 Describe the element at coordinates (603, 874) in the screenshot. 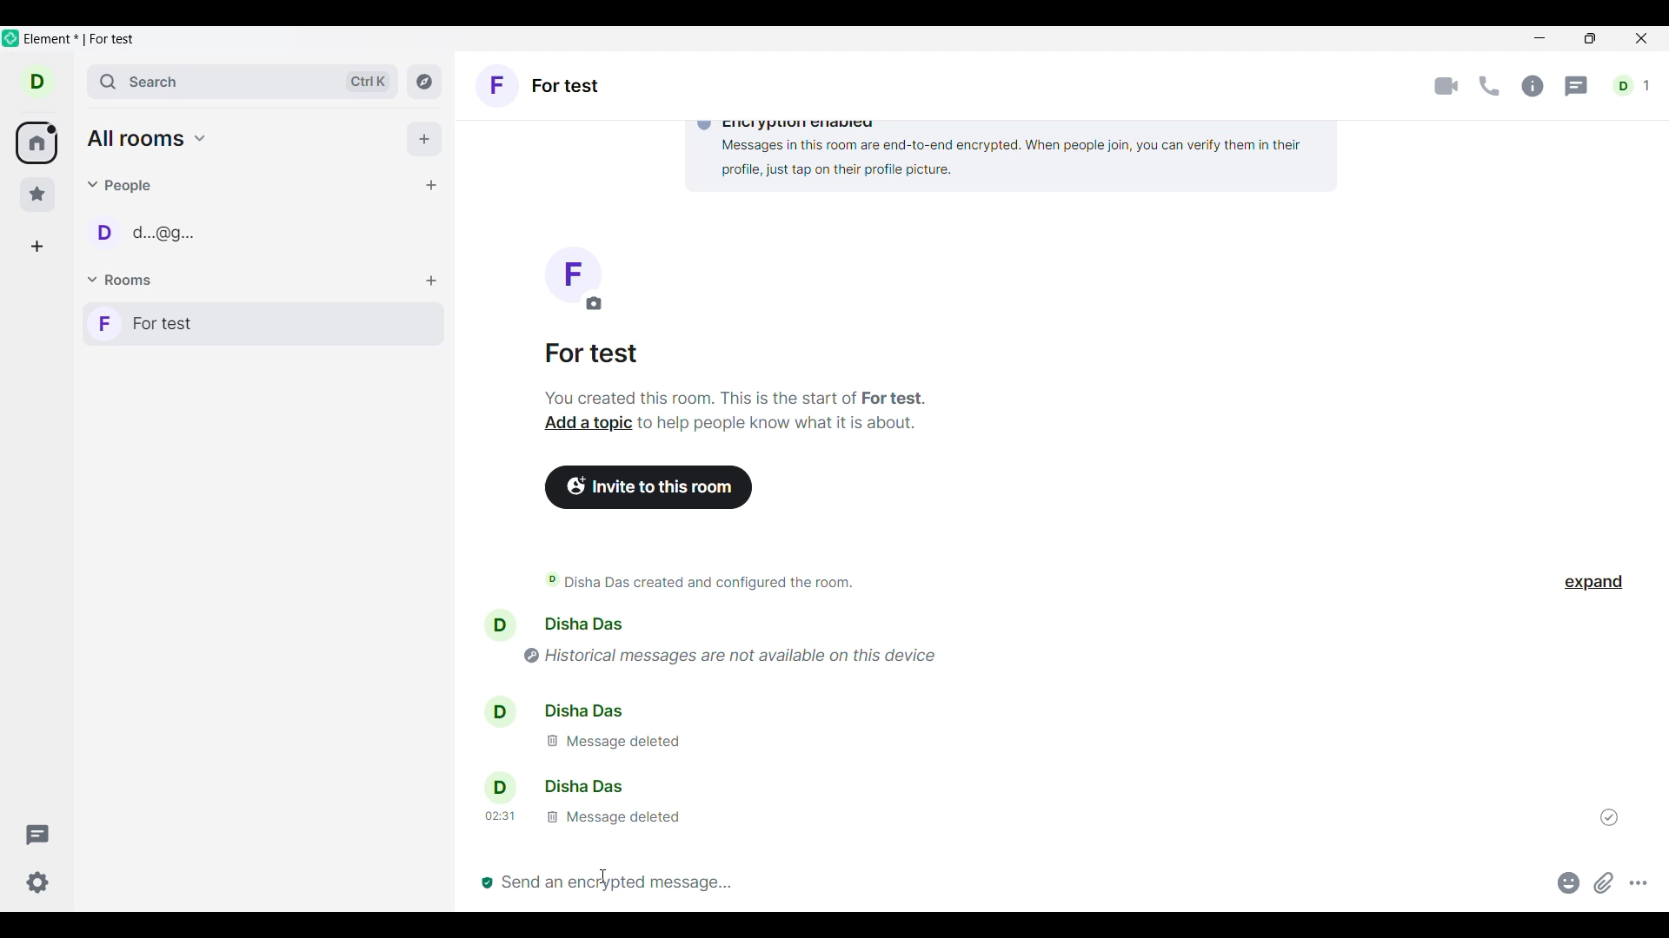

I see `cursor` at that location.